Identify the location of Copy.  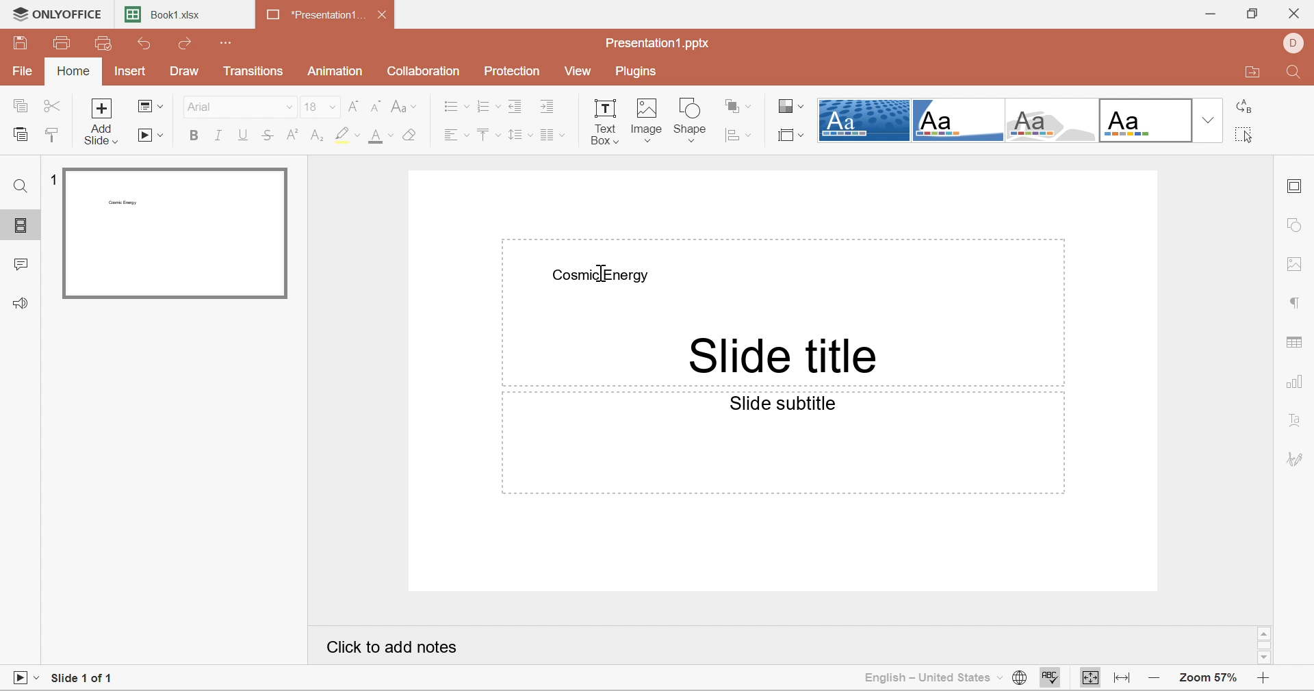
(19, 107).